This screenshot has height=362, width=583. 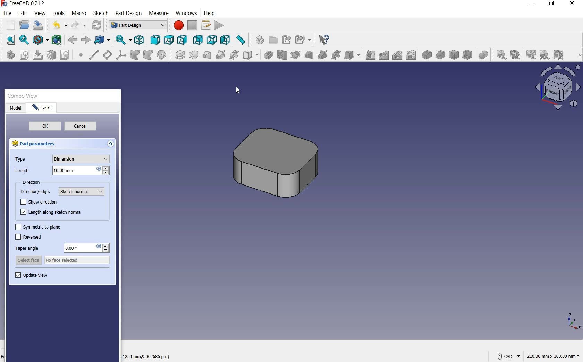 I want to click on direction, so click(x=30, y=182).